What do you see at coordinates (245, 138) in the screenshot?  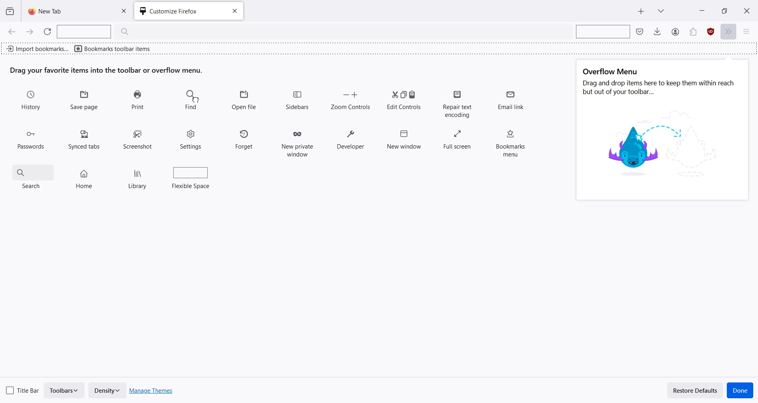 I see `Forget` at bounding box center [245, 138].